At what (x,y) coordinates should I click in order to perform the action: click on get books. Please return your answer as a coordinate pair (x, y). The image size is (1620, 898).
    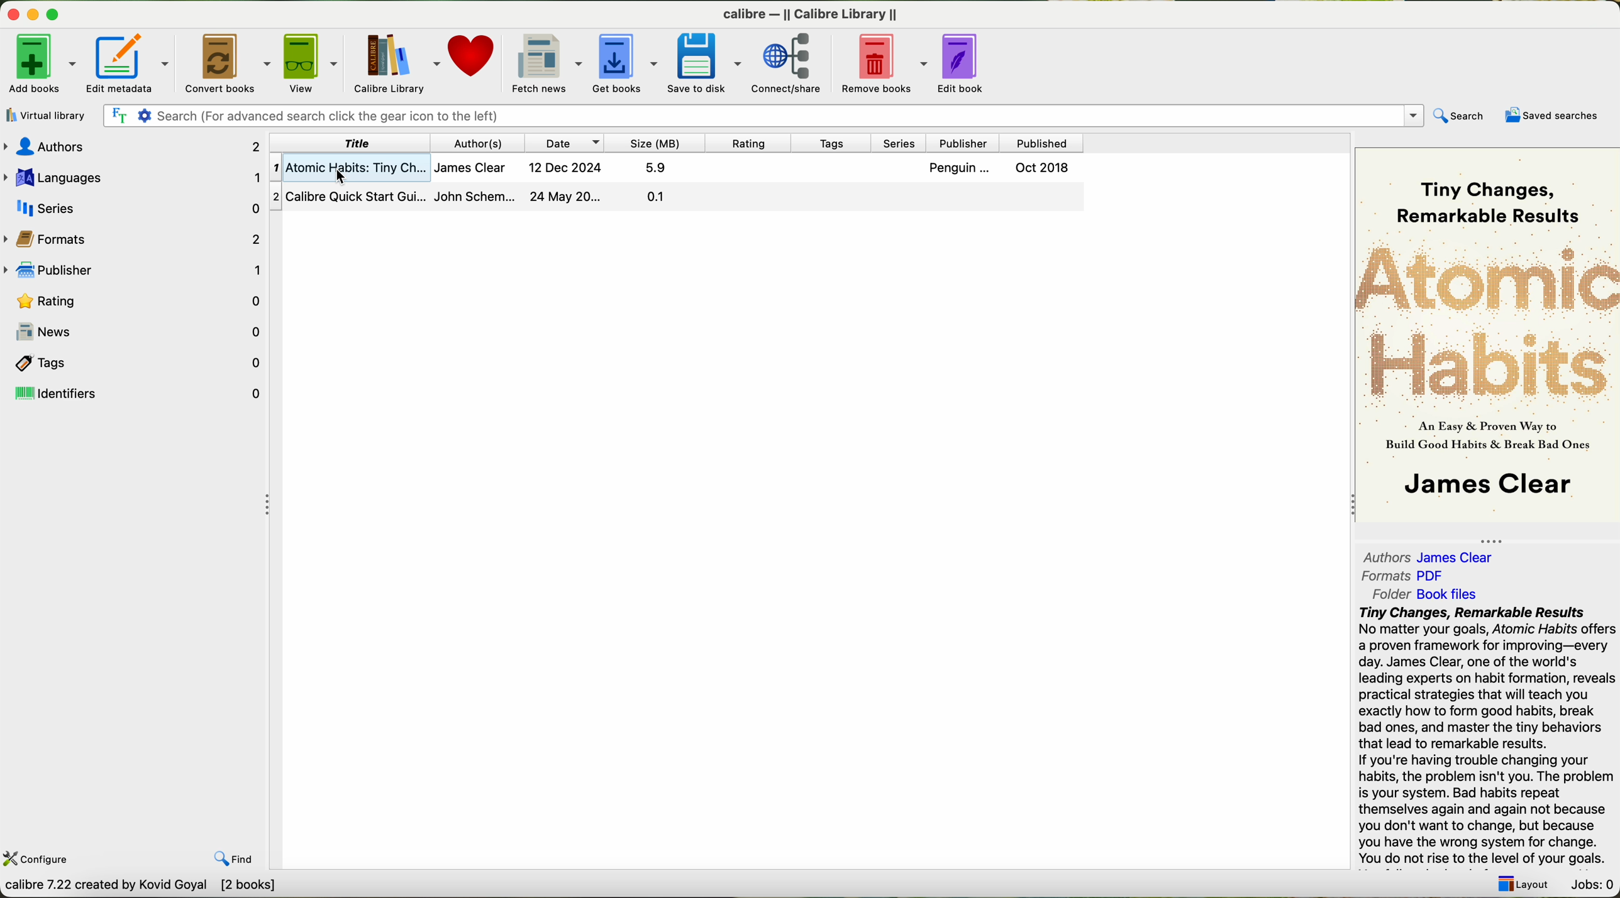
    Looking at the image, I should click on (626, 65).